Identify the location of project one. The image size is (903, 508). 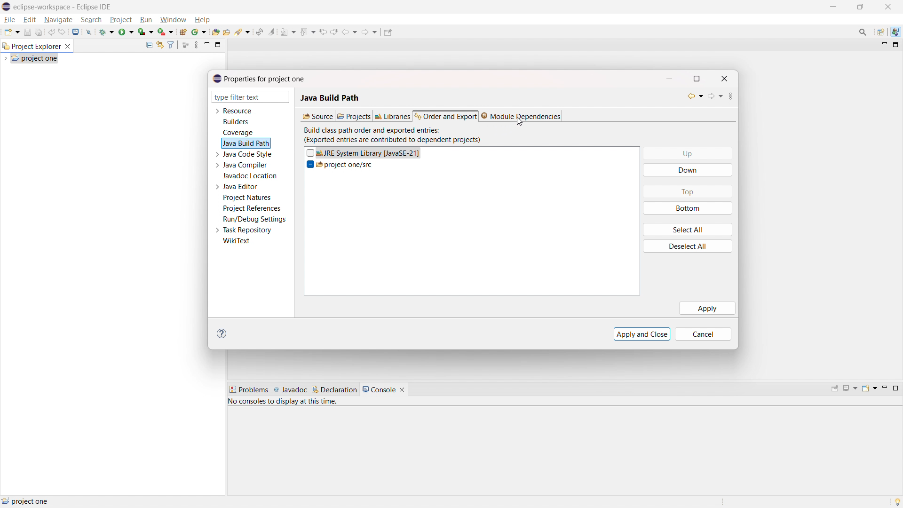
(26, 501).